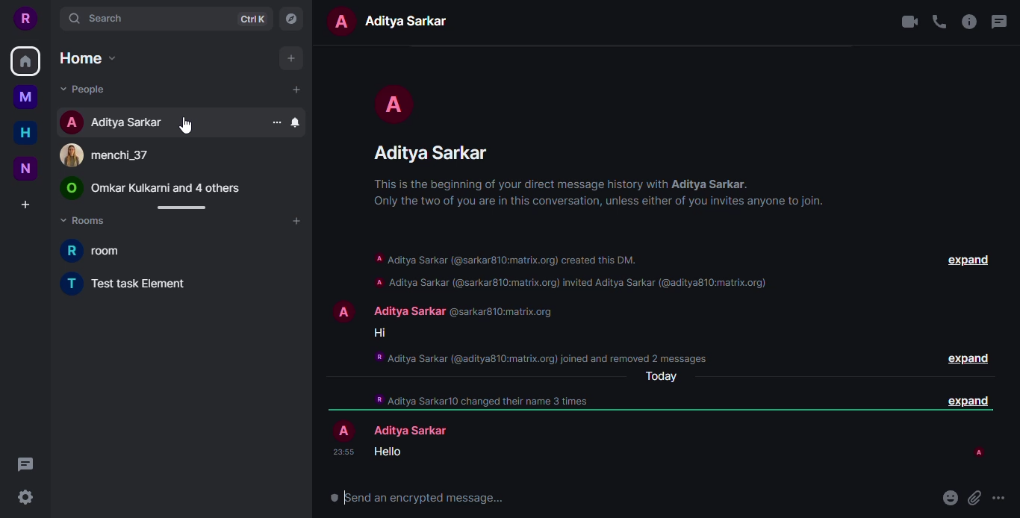  What do you see at coordinates (416, 19) in the screenshot?
I see `aditya sarkar` at bounding box center [416, 19].